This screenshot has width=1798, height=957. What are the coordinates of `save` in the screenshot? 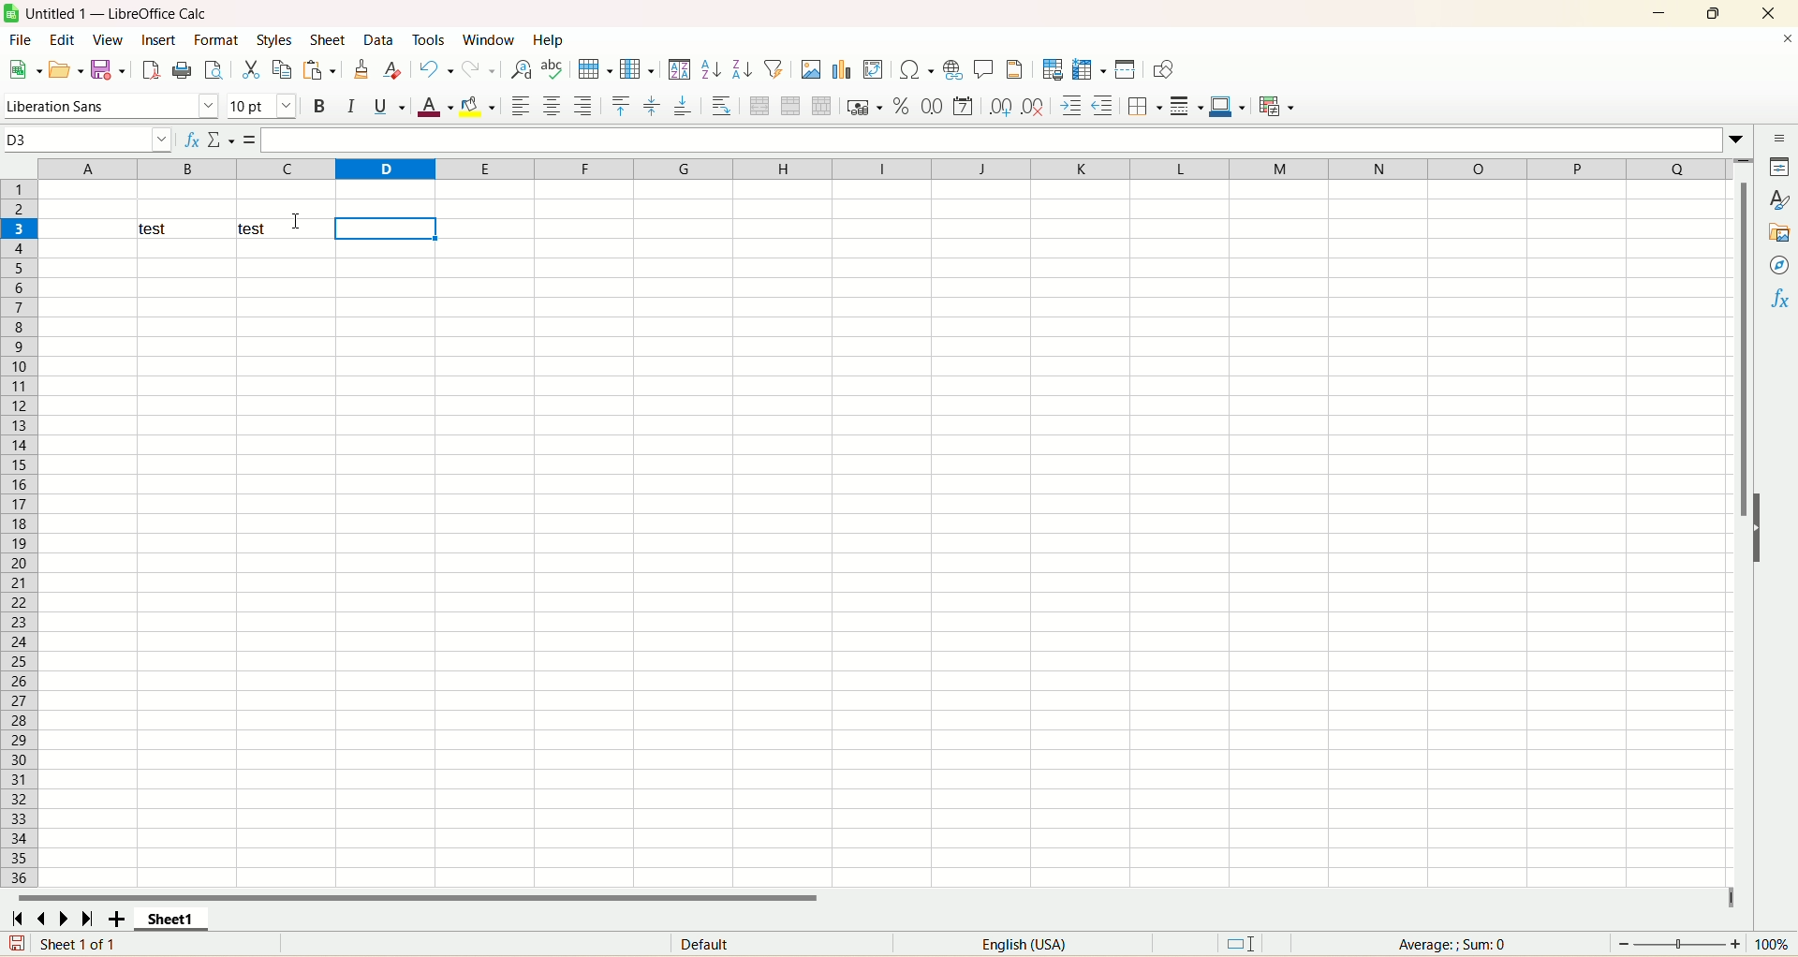 It's located at (17, 943).